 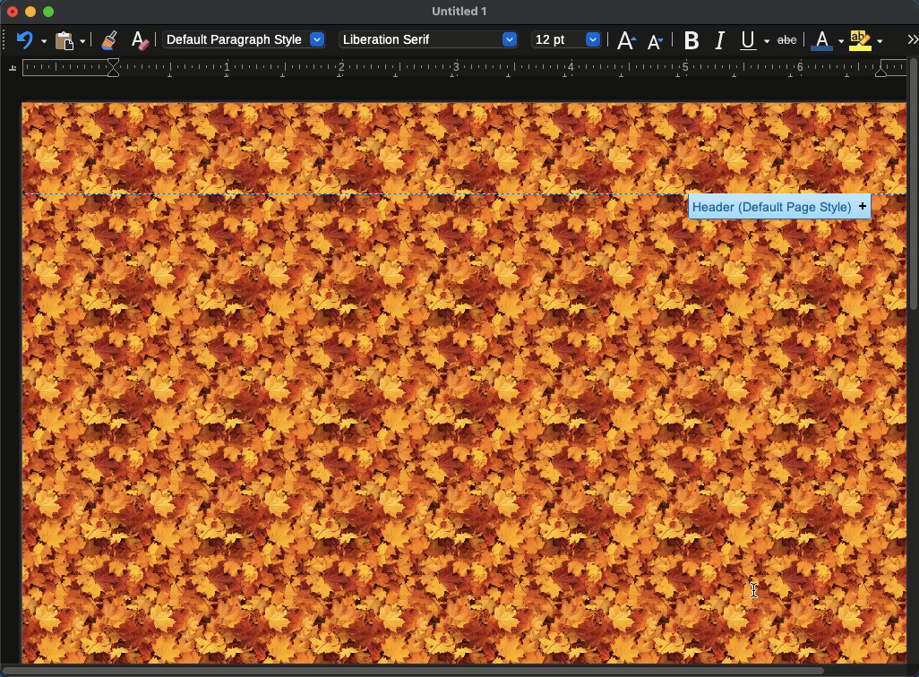 What do you see at coordinates (654, 43) in the screenshot?
I see `decrease size` at bounding box center [654, 43].